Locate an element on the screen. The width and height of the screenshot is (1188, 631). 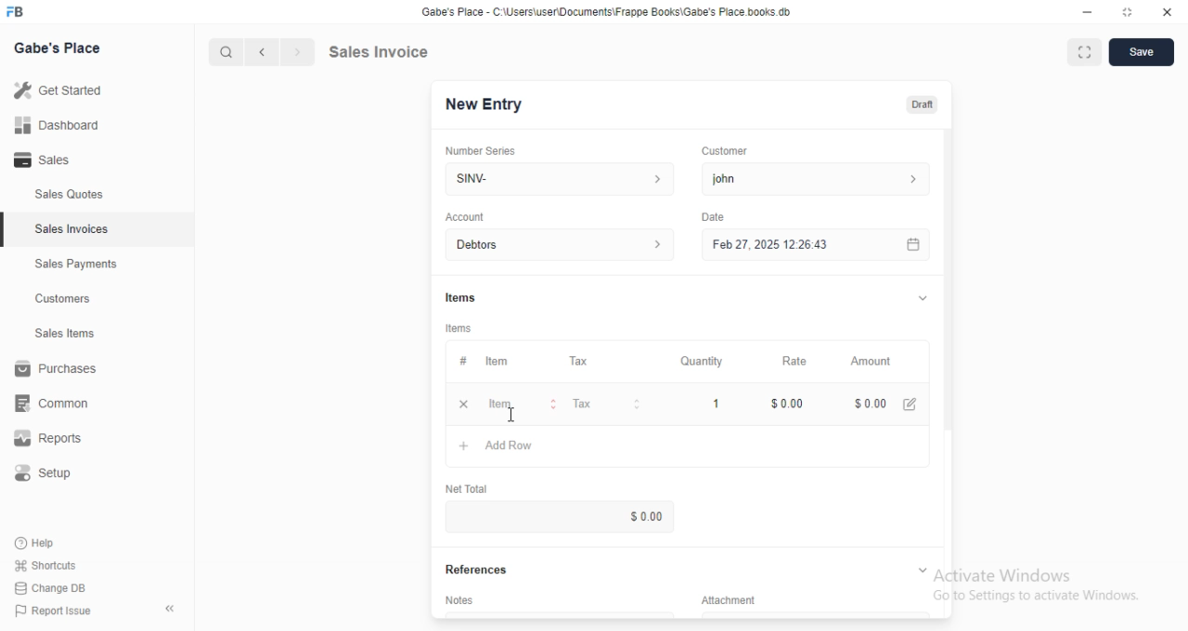
john  is located at coordinates (821, 178).